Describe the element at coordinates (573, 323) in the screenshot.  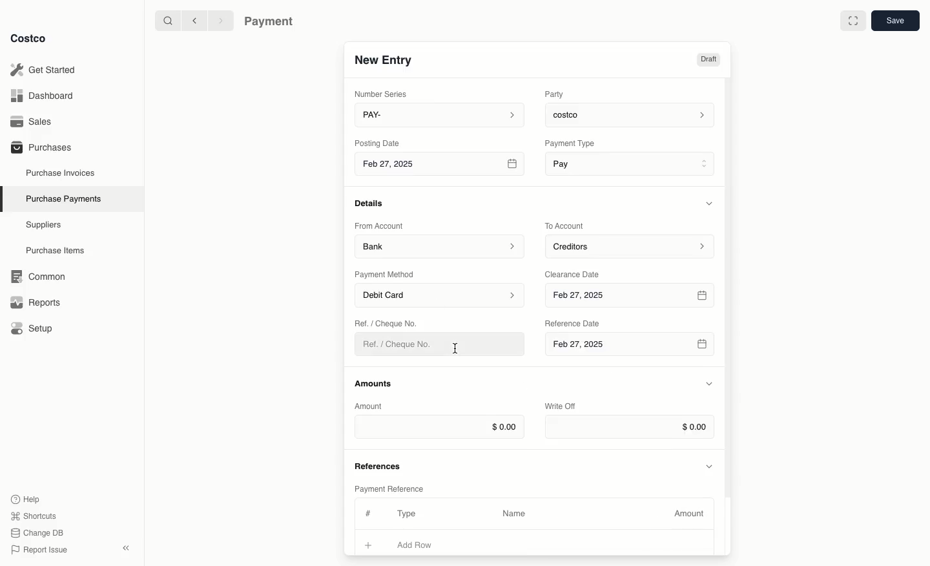
I see `‘Reference Date` at that location.